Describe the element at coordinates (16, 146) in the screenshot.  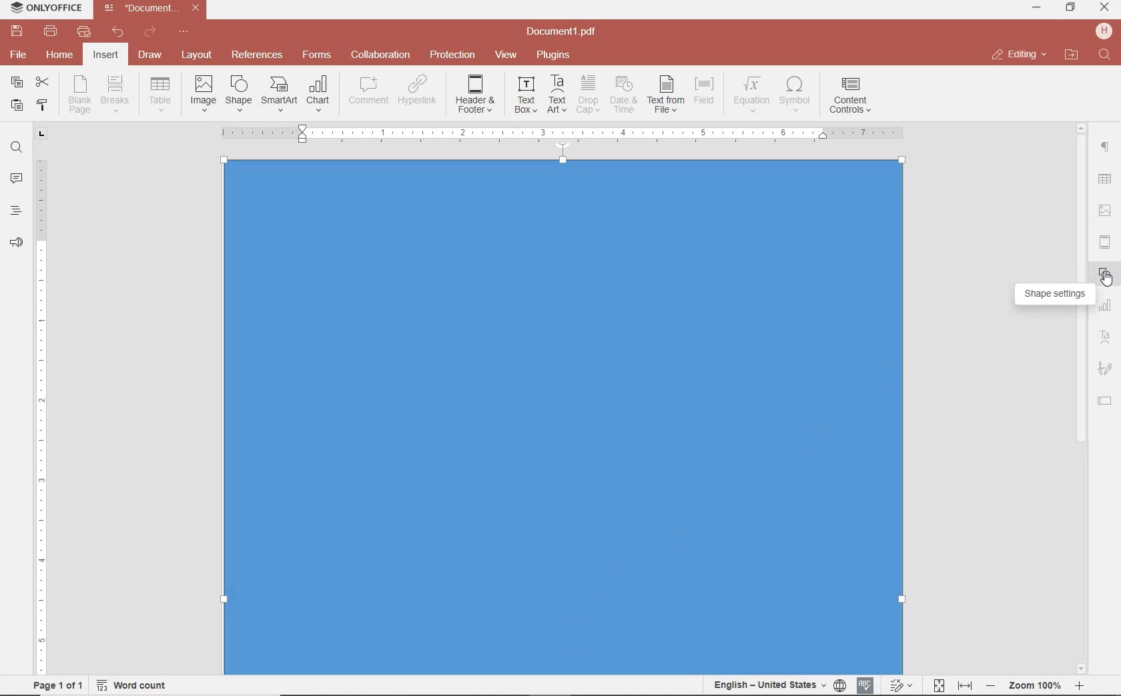
I see `find` at that location.